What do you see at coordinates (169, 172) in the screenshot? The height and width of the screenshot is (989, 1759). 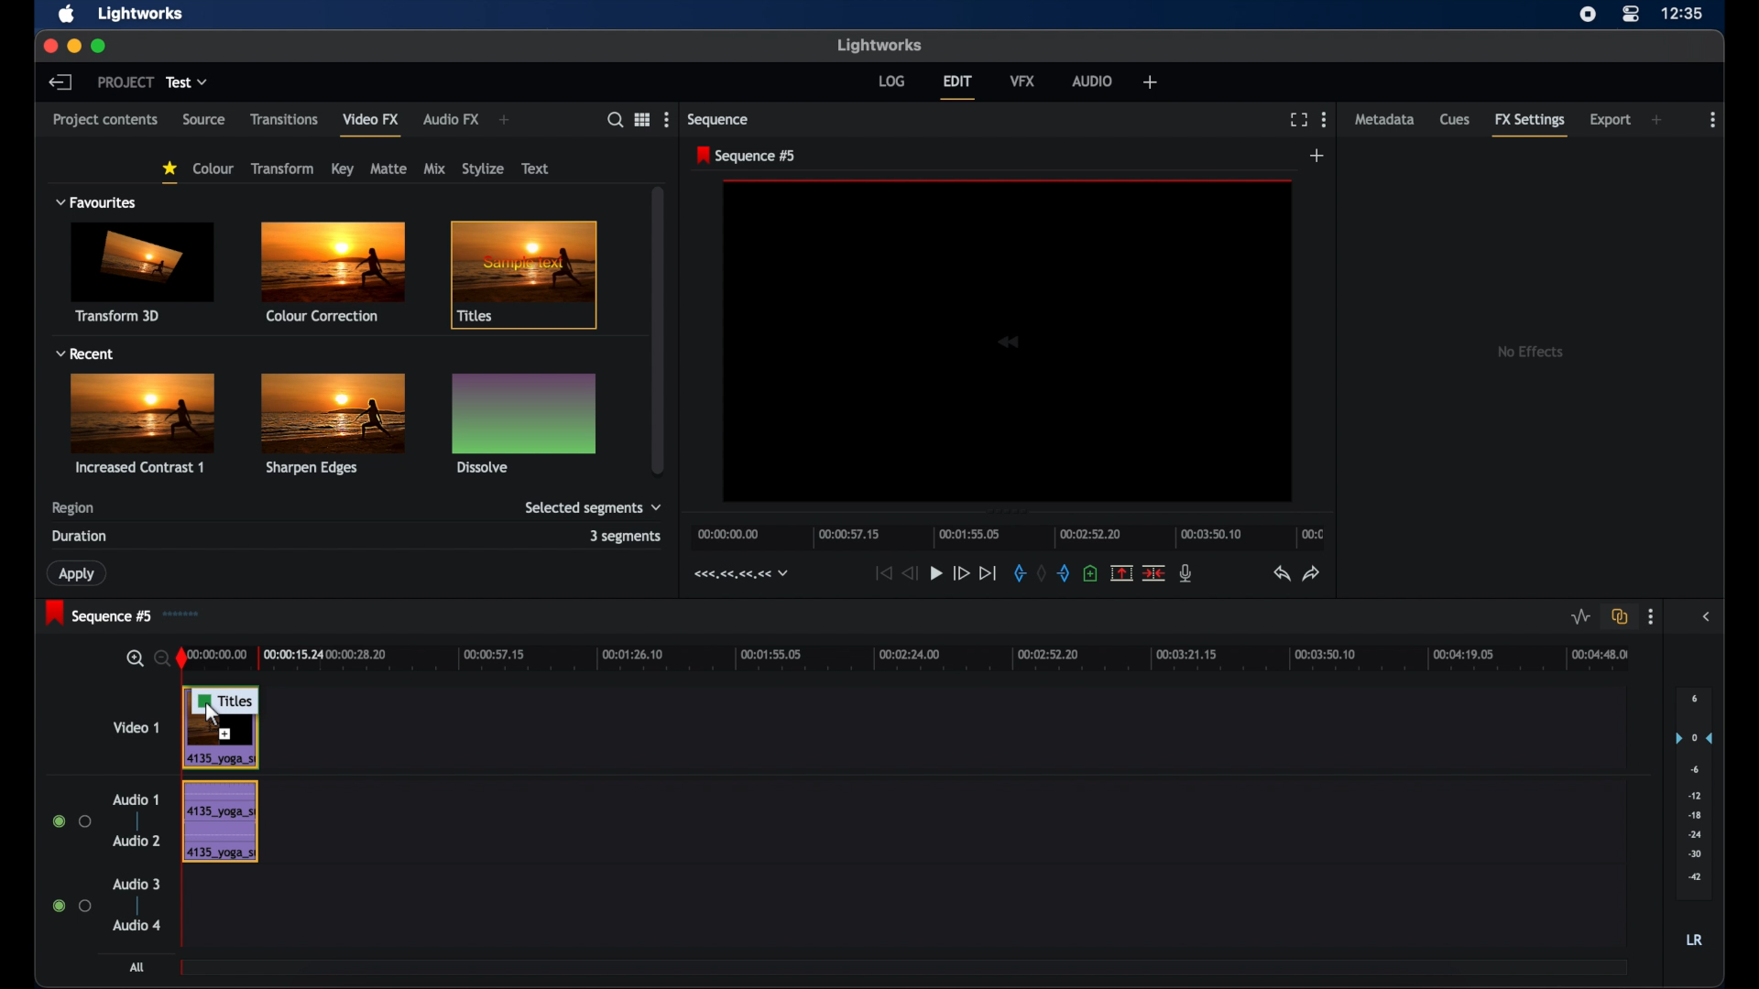 I see `favorites` at bounding box center [169, 172].